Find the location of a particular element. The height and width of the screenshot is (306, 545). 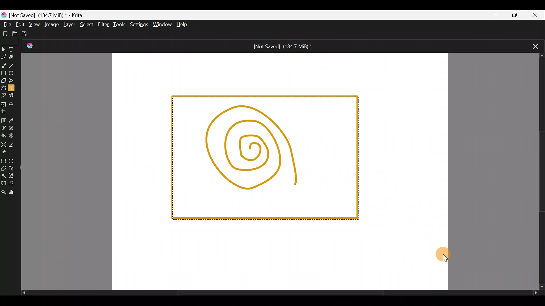

Settings is located at coordinates (139, 24).